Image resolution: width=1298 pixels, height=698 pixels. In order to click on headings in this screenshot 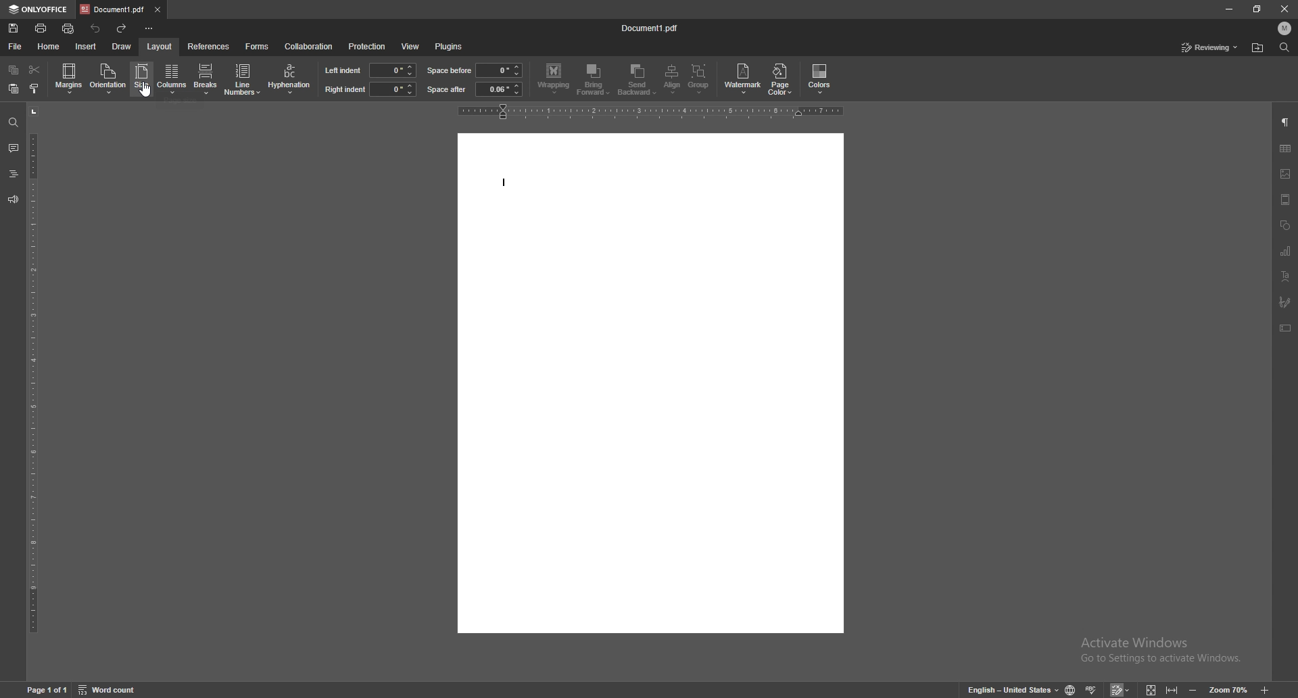, I will do `click(13, 174)`.